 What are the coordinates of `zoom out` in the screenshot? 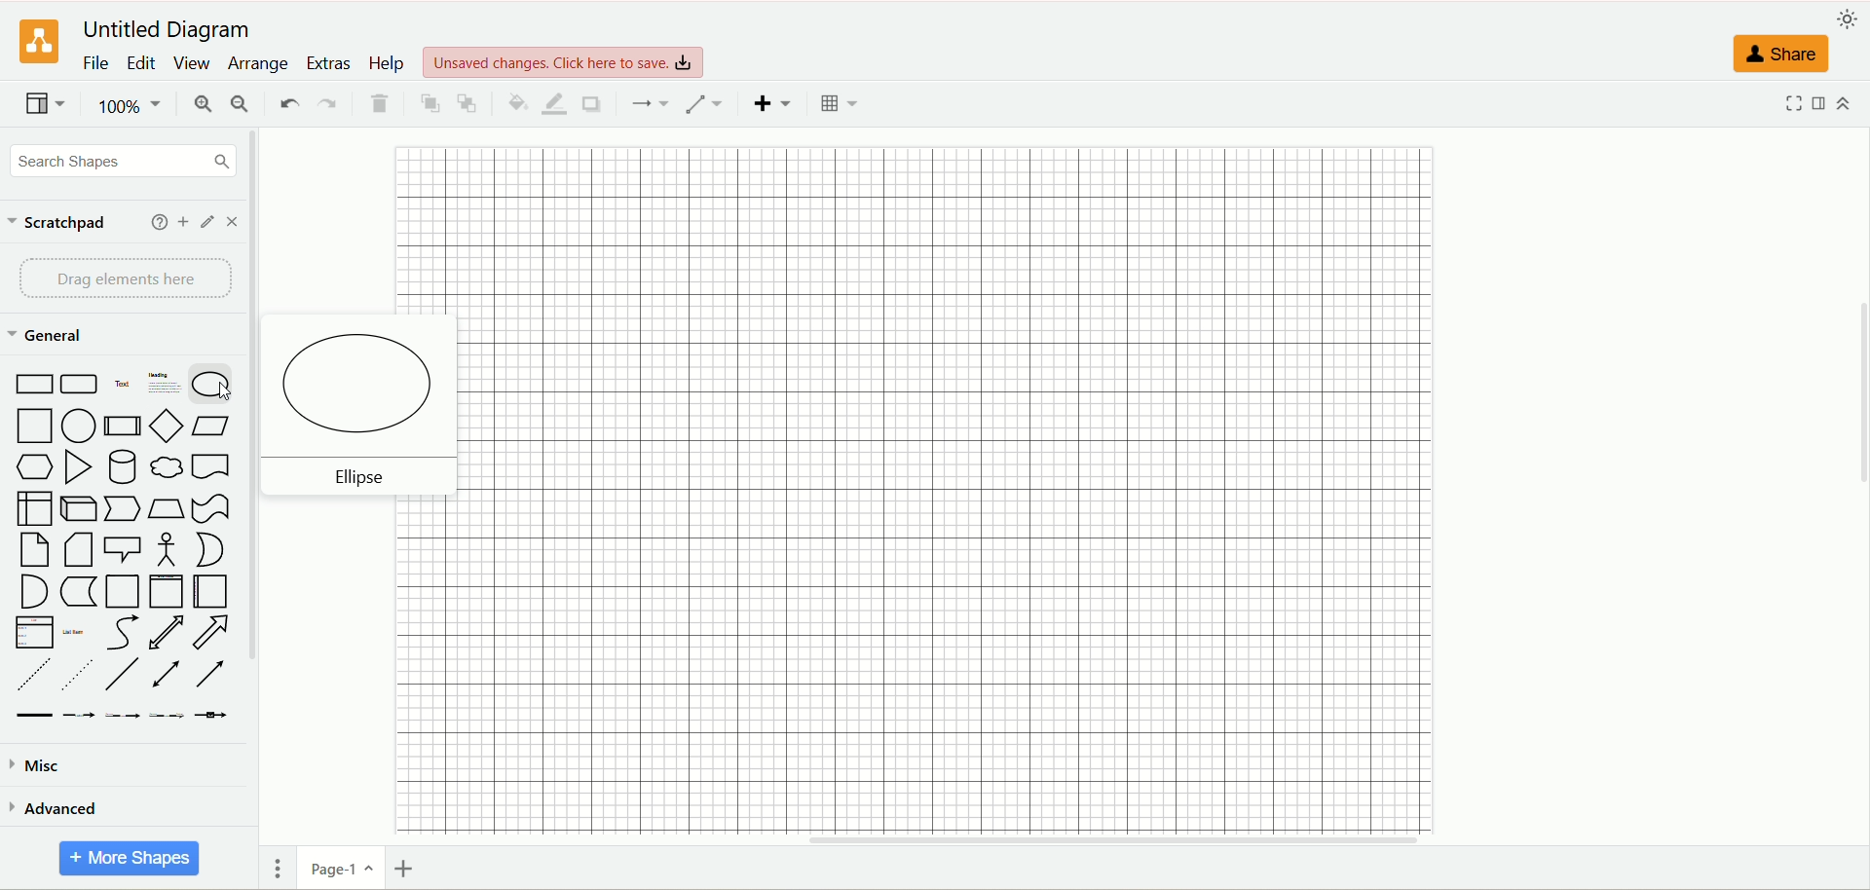 It's located at (239, 103).